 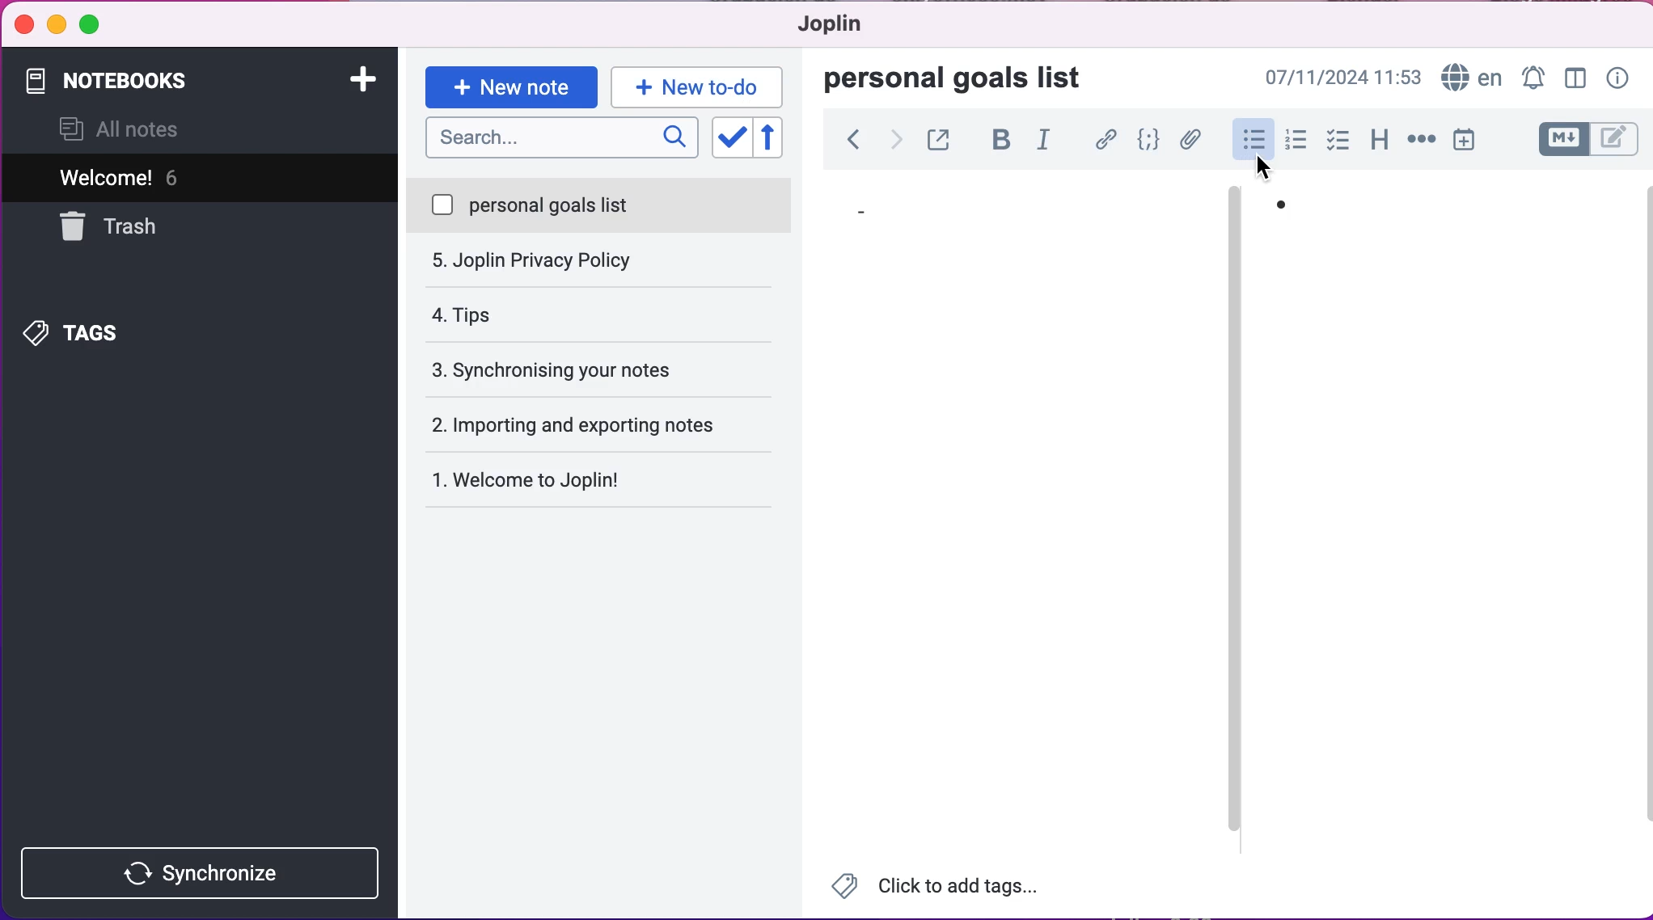 What do you see at coordinates (1301, 205) in the screenshot?
I see `bullet 1` at bounding box center [1301, 205].